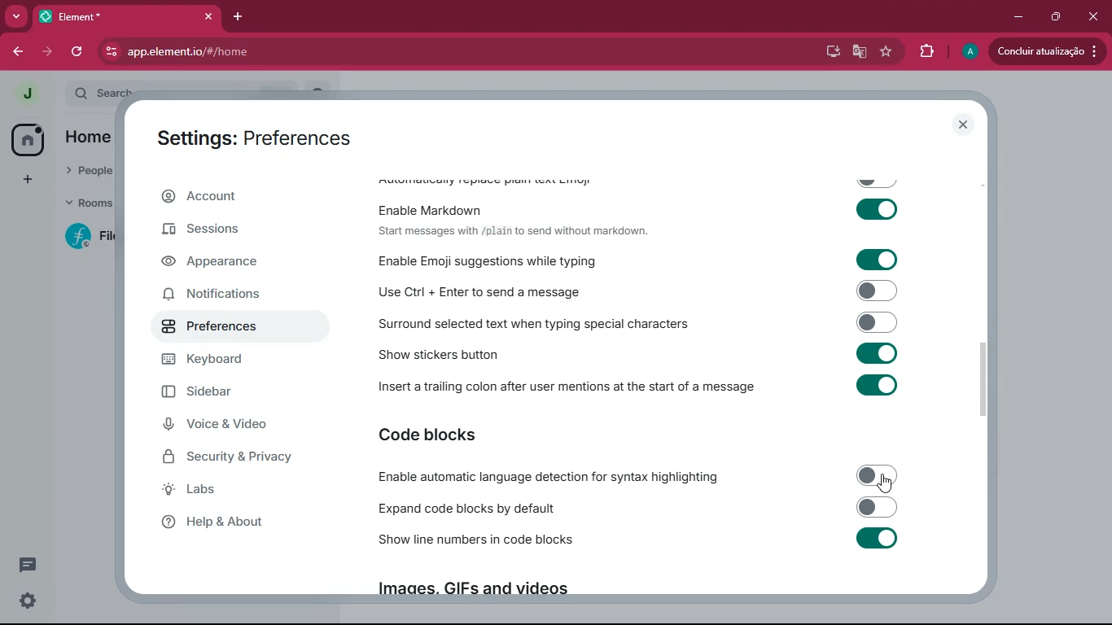 The height and width of the screenshot is (625, 1112). Describe the element at coordinates (233, 327) in the screenshot. I see `preferences` at that location.